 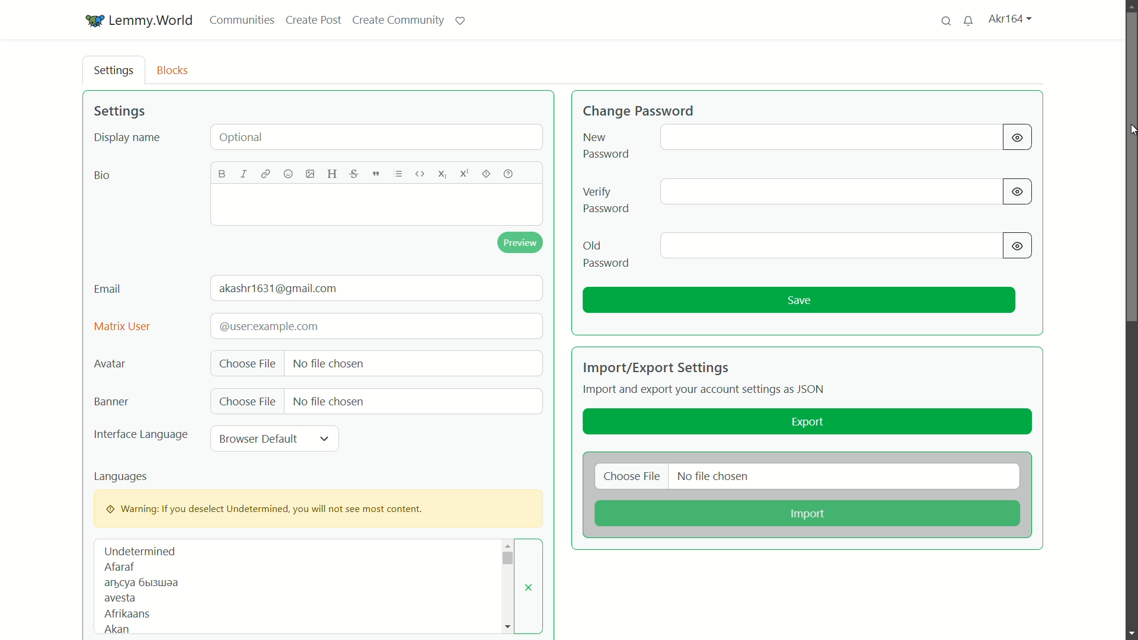 What do you see at coordinates (420, 174) in the screenshot?
I see `code` at bounding box center [420, 174].